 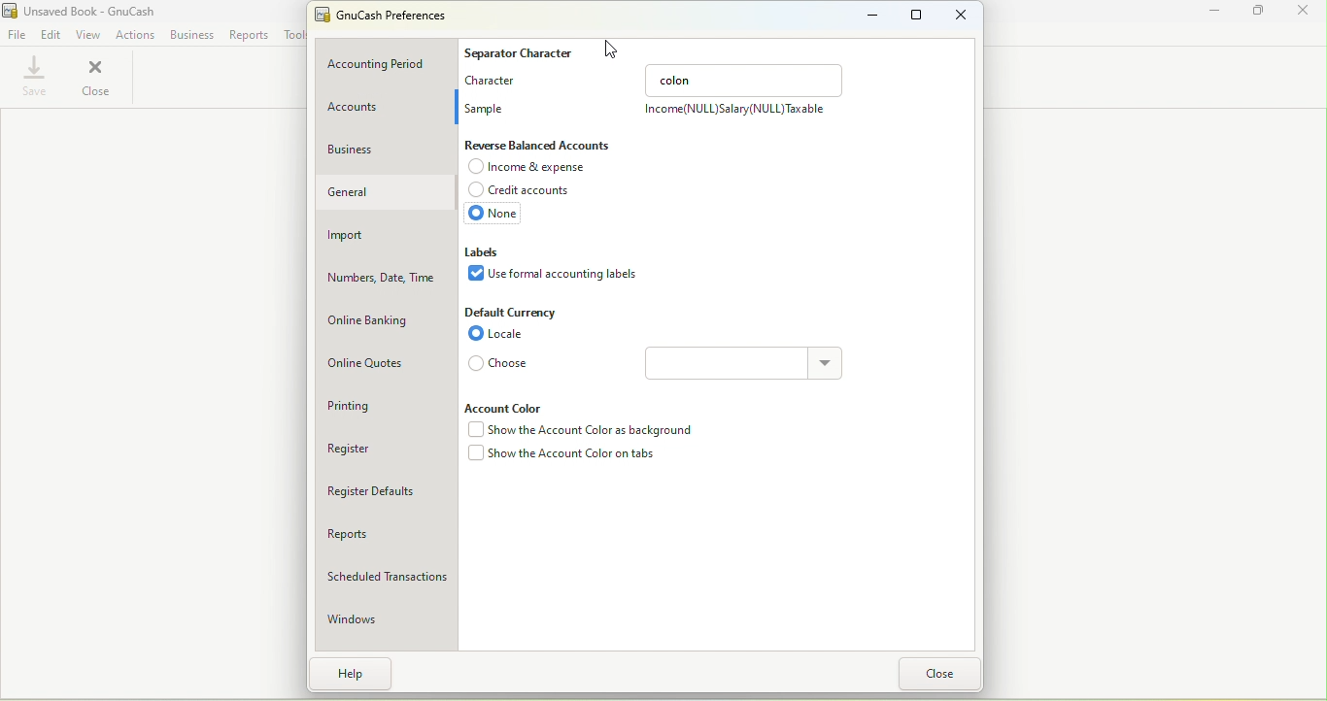 I want to click on Locale, so click(x=499, y=334).